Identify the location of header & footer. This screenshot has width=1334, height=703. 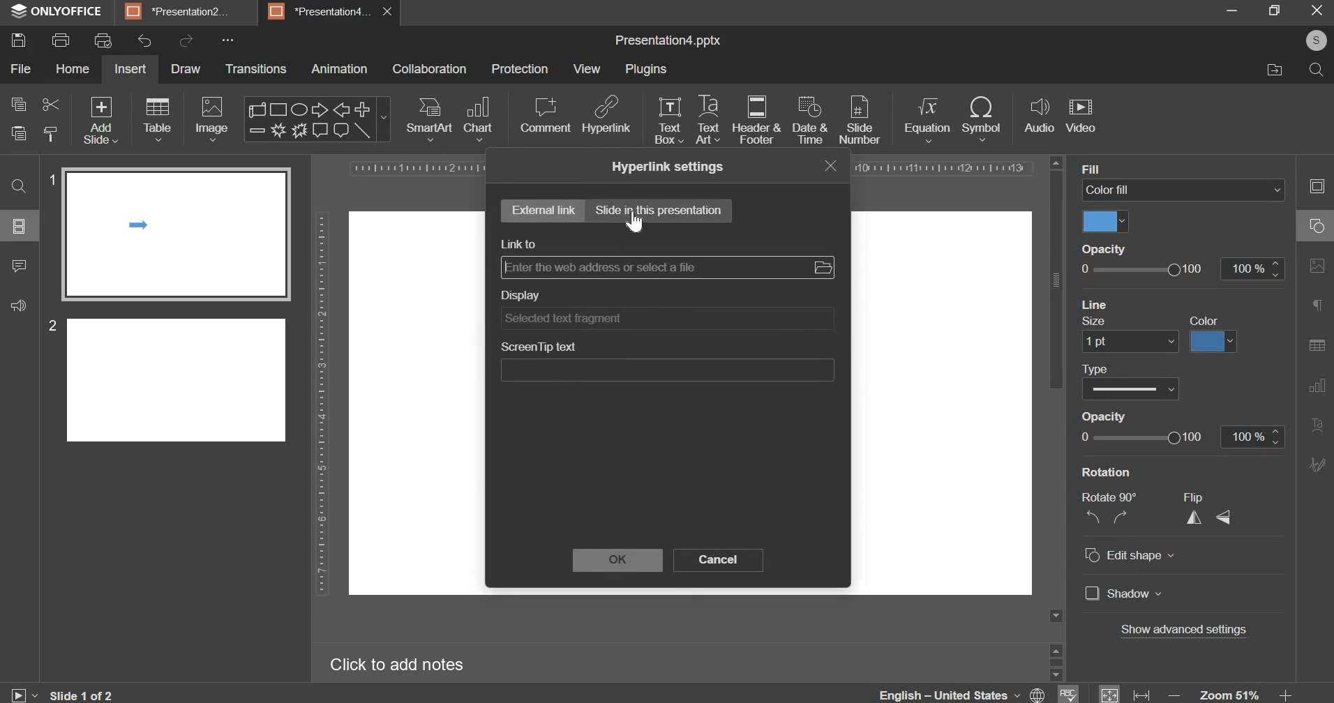
(756, 121).